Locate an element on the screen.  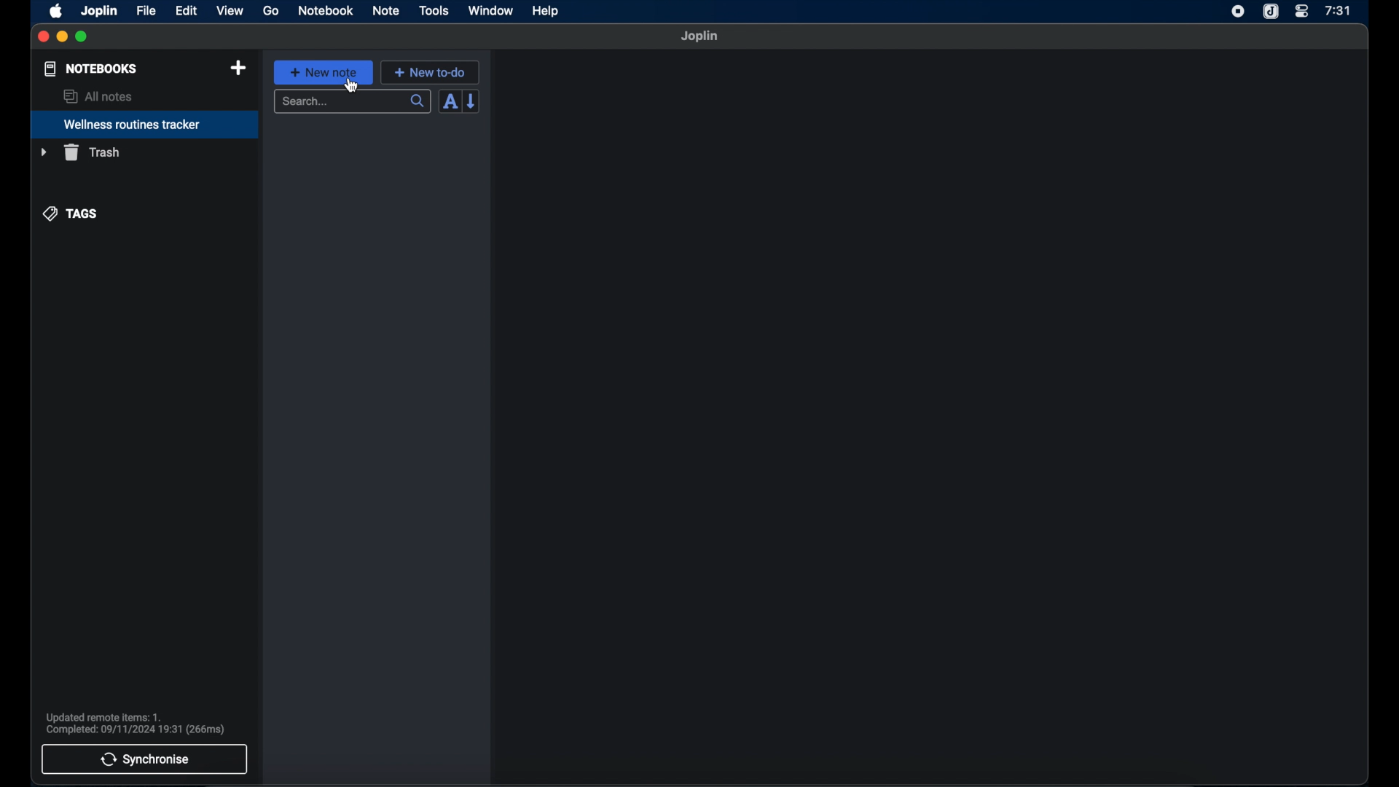
screen recorder is located at coordinates (1238, 11).